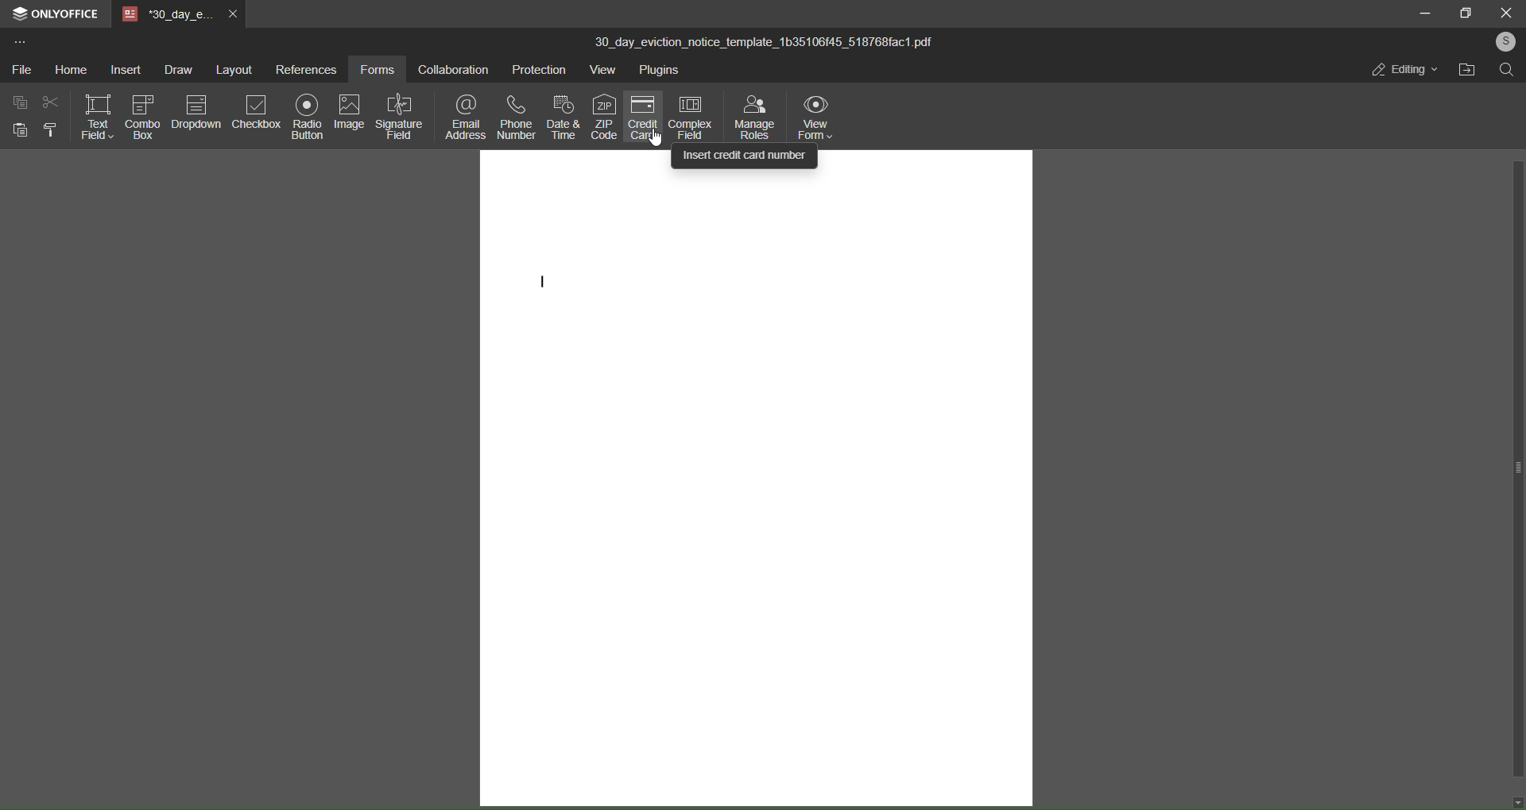 This screenshot has width=1526, height=810. Describe the element at coordinates (693, 116) in the screenshot. I see `complex field` at that location.